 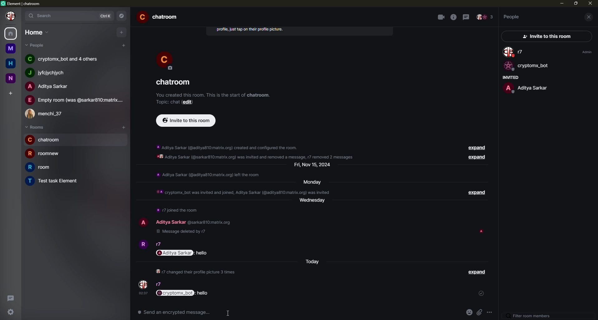 I want to click on add, so click(x=125, y=127).